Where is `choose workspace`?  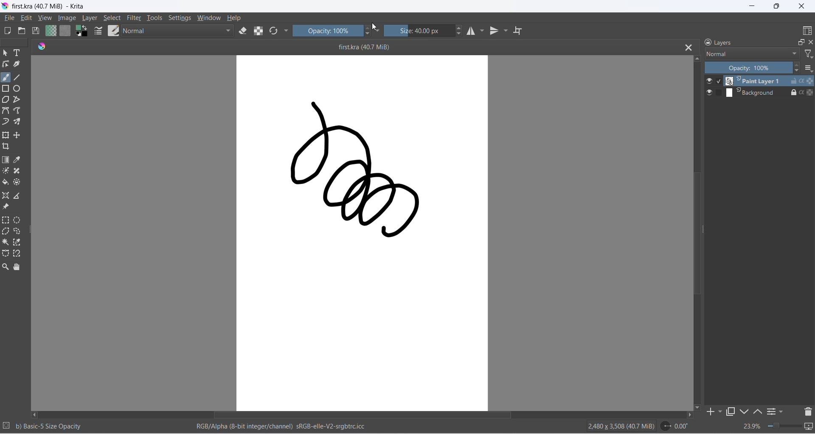
choose workspace is located at coordinates (807, 31).